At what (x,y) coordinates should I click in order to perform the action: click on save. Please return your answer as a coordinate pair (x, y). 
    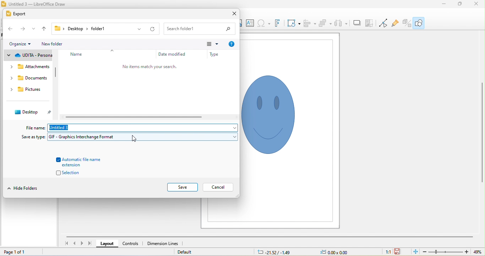
    Looking at the image, I should click on (183, 187).